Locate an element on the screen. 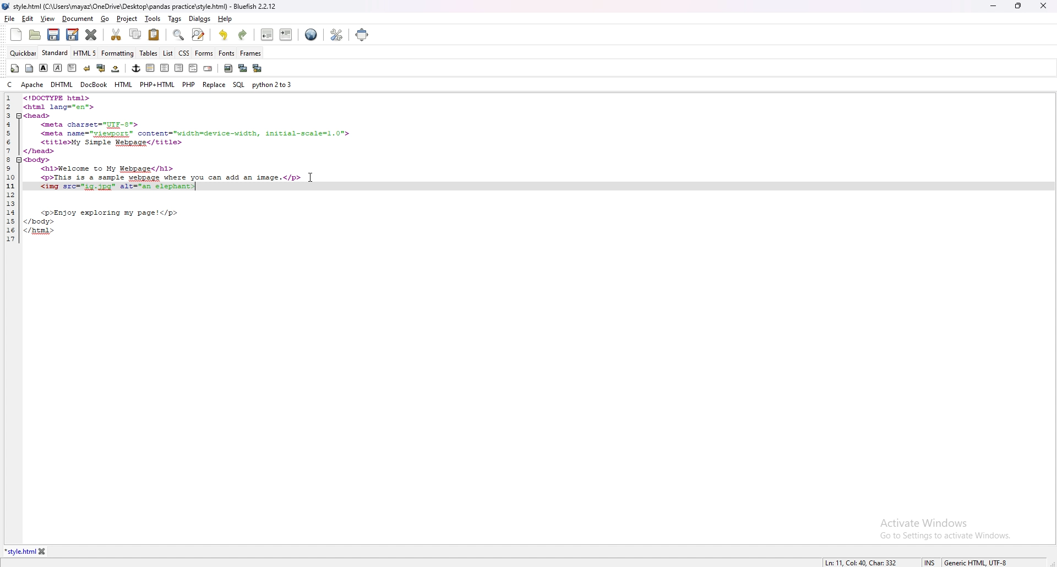  insert image is located at coordinates (228, 68).